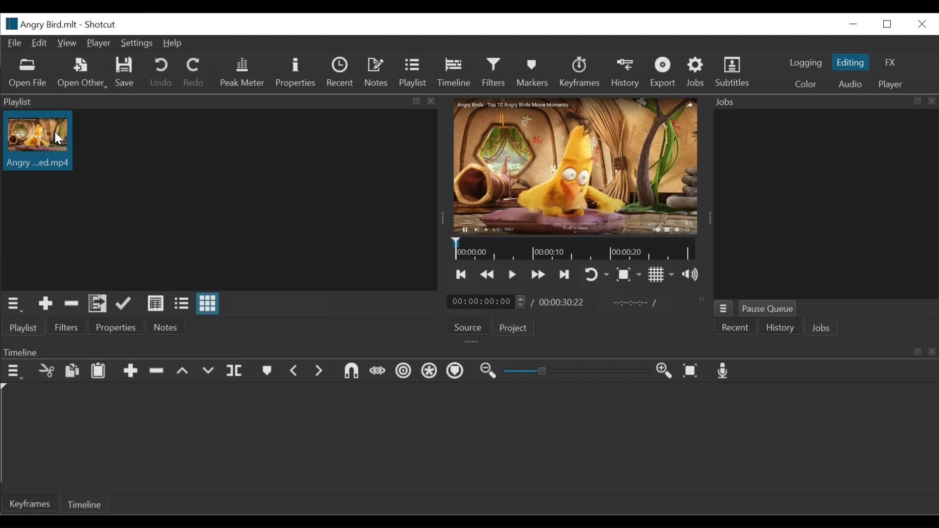  I want to click on Undo, so click(161, 72).